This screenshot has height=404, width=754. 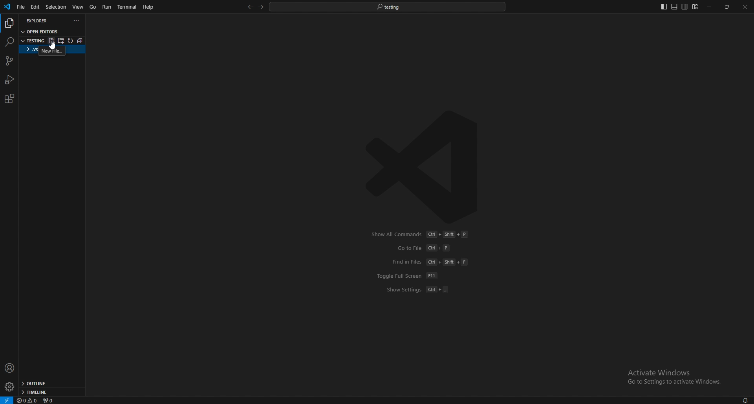 I want to click on collapse, so click(x=82, y=40).